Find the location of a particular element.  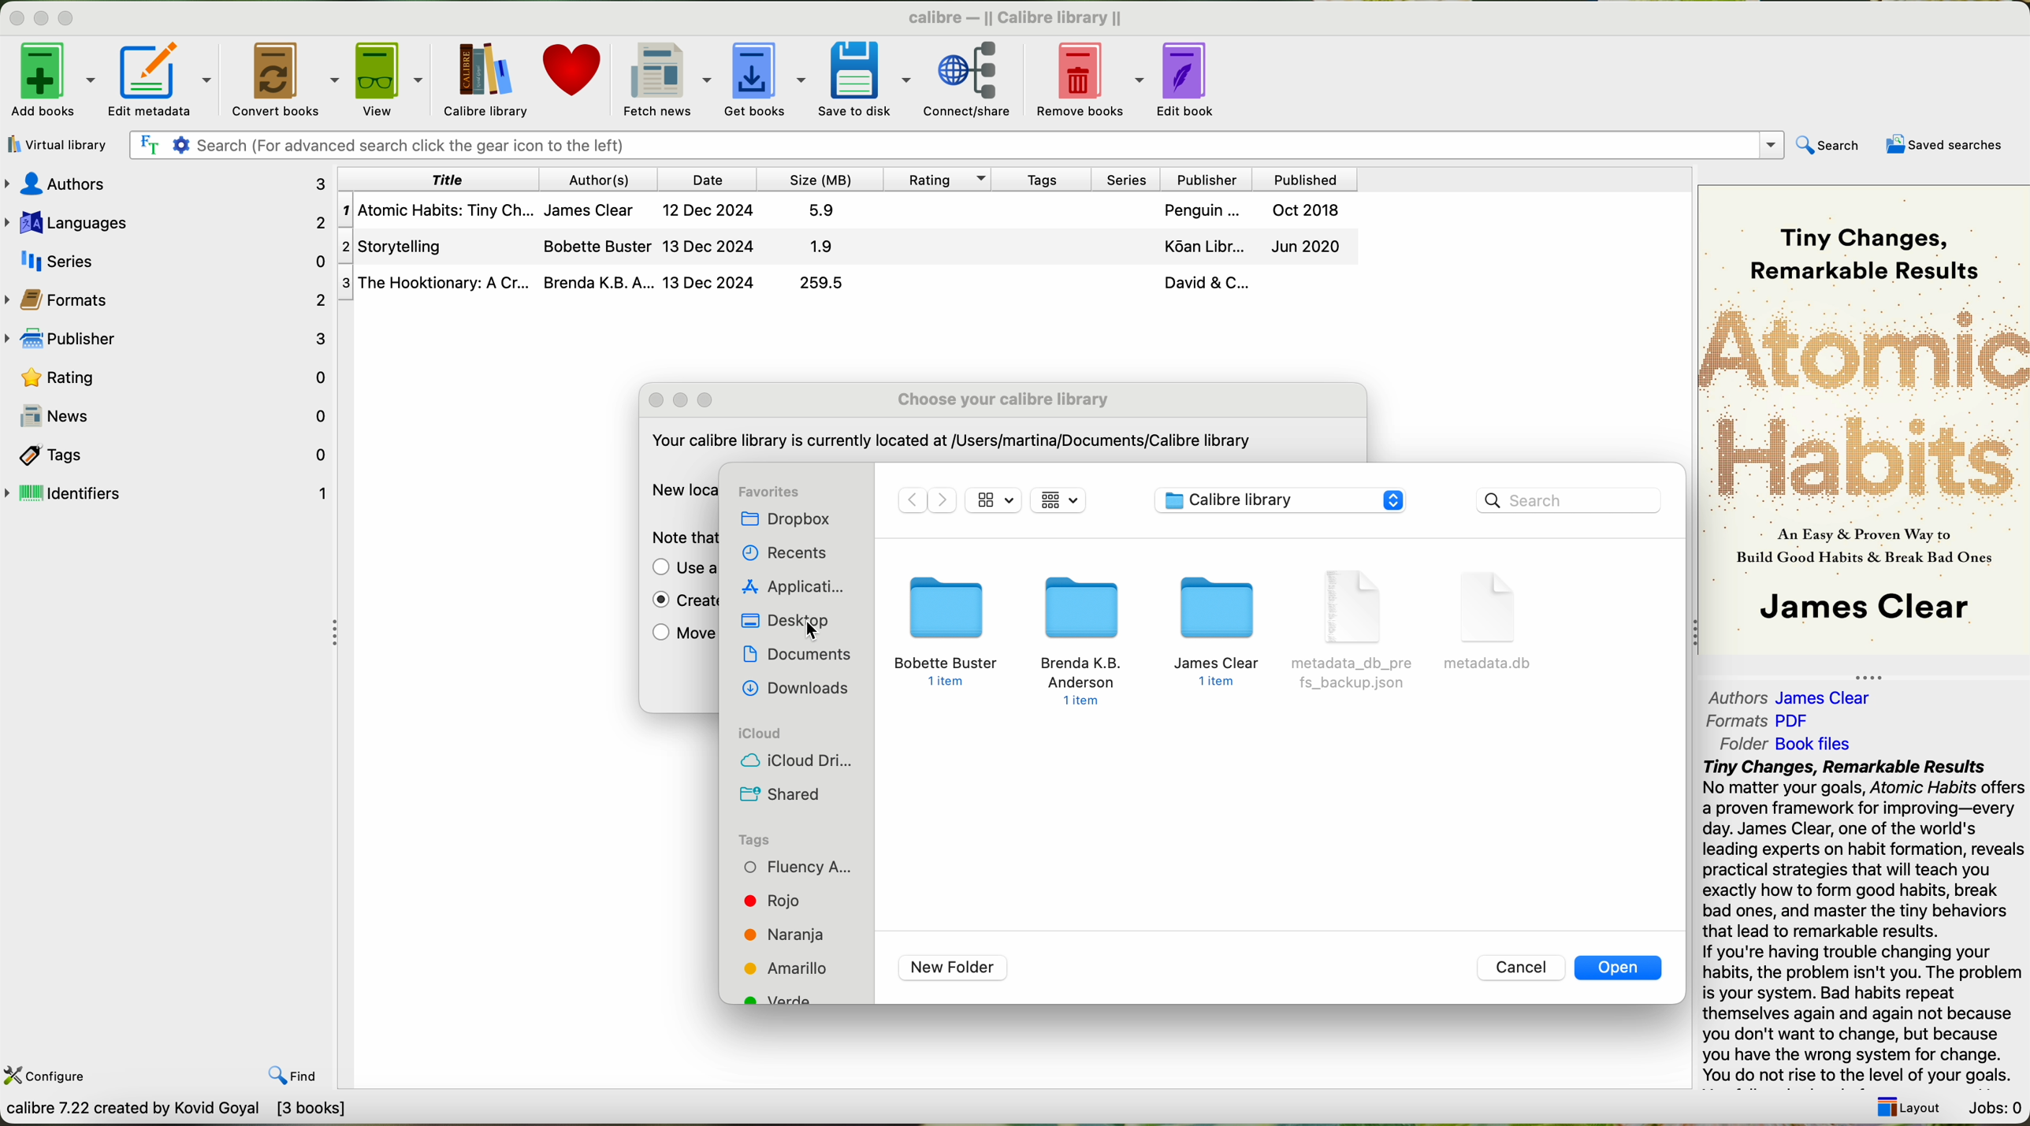

cancel is located at coordinates (1522, 968).